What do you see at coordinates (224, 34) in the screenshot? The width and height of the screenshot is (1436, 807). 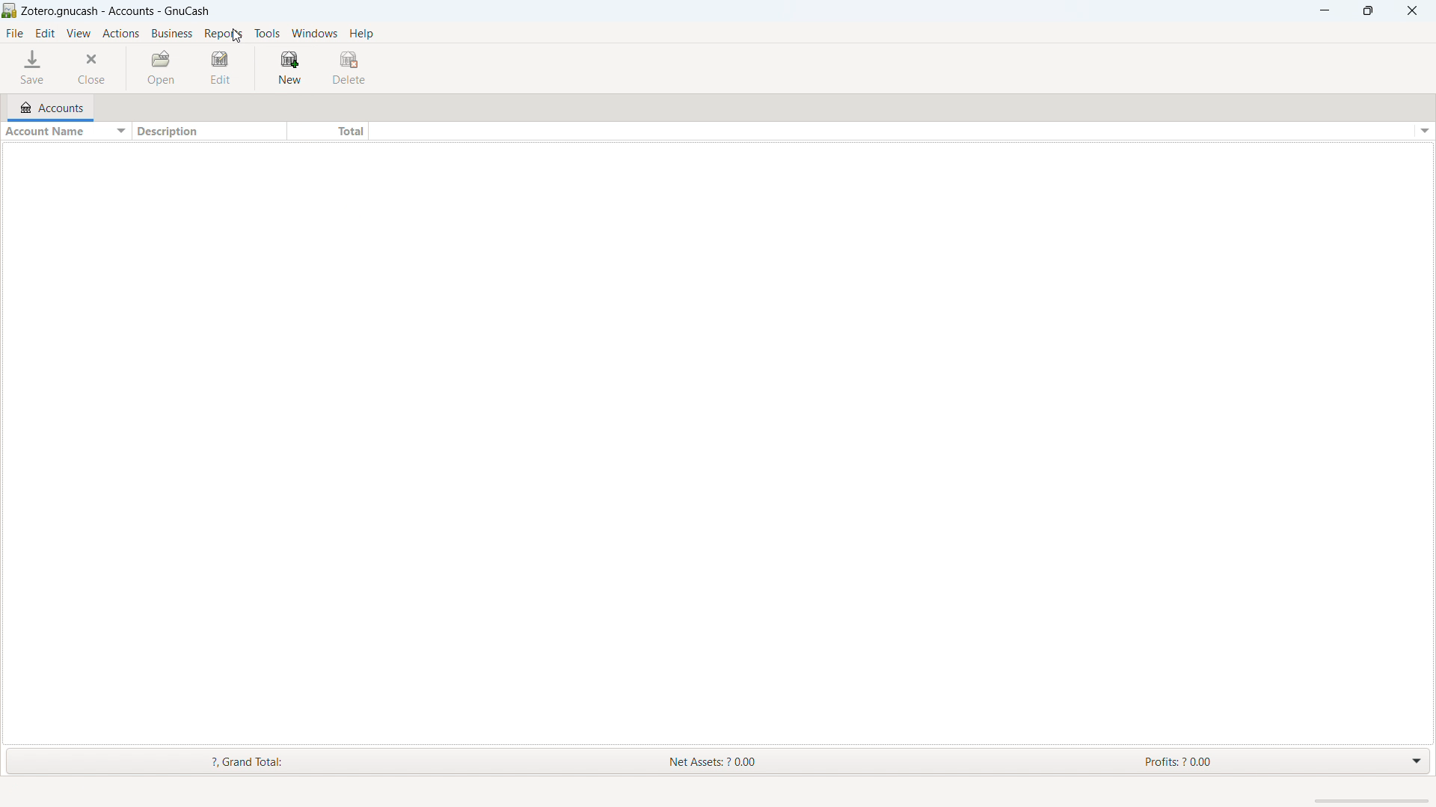 I see `reports` at bounding box center [224, 34].